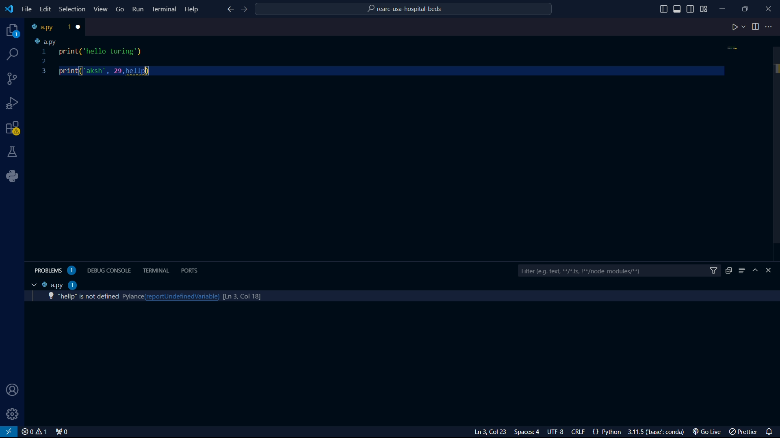 Image resolution: width=780 pixels, height=438 pixels. What do you see at coordinates (13, 151) in the screenshot?
I see `labs` at bounding box center [13, 151].